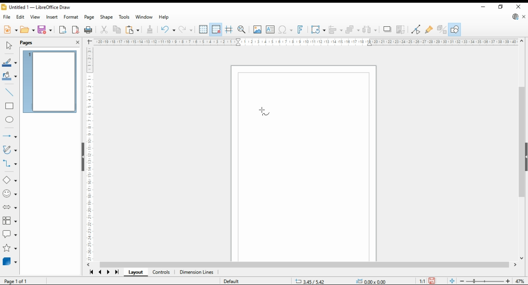 The image size is (528, 285). What do you see at coordinates (10, 120) in the screenshot?
I see `ellipse` at bounding box center [10, 120].